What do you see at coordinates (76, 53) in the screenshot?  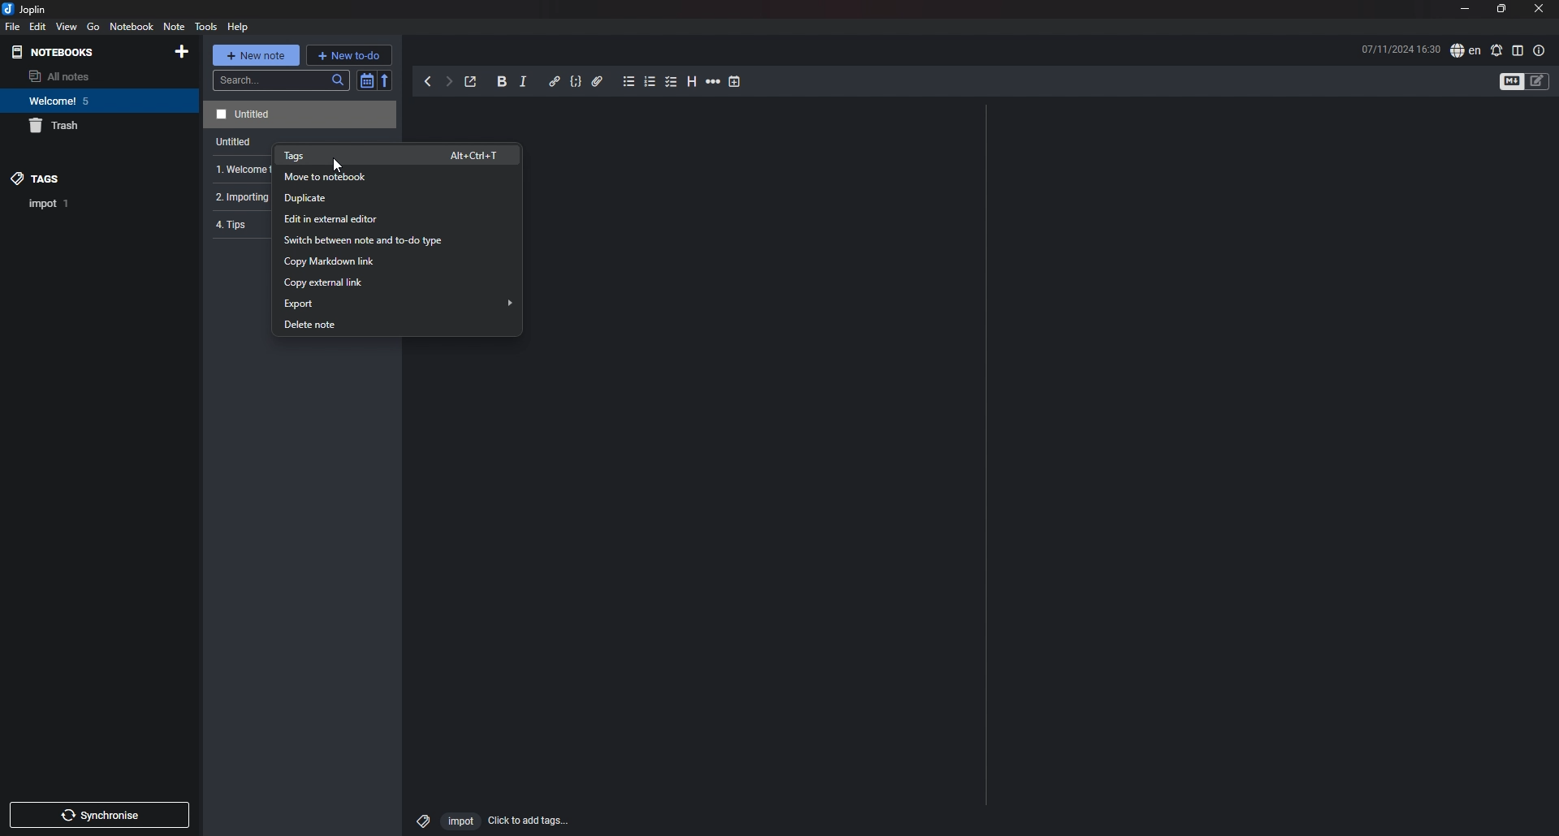 I see `notebooks` at bounding box center [76, 53].